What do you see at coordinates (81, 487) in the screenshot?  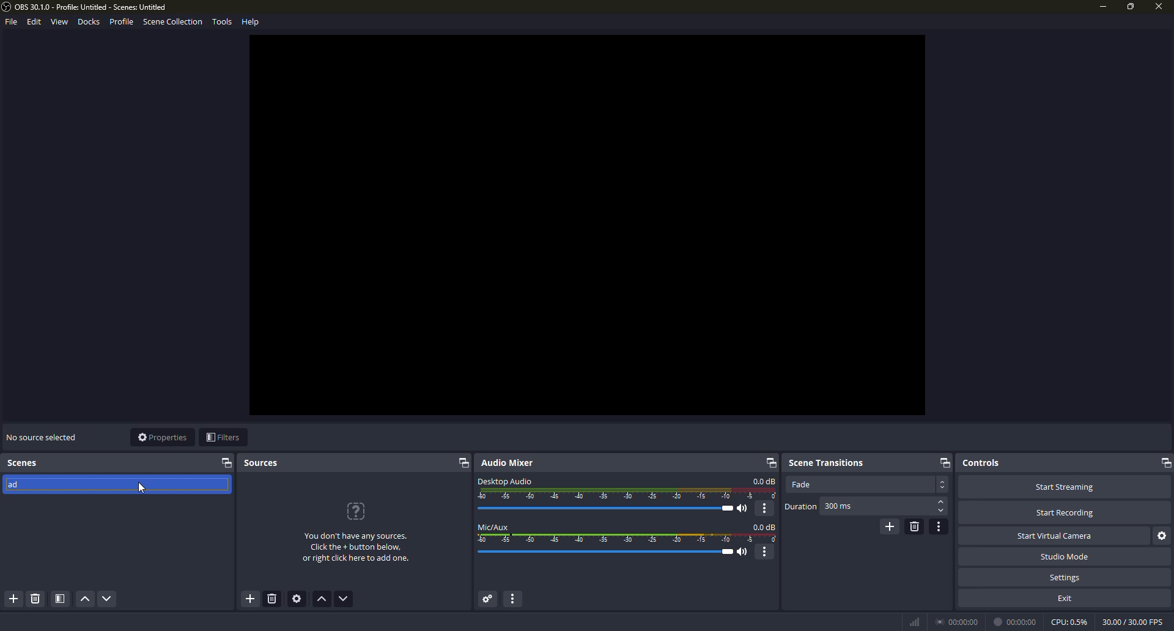 I see `selected scene` at bounding box center [81, 487].